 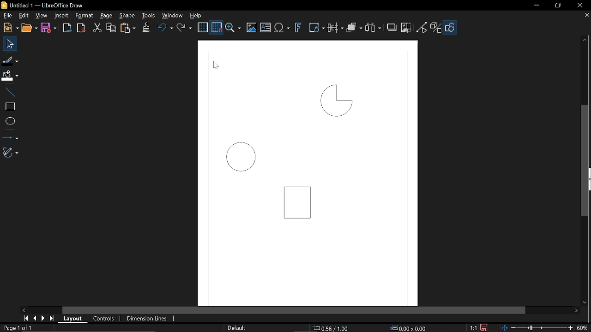 What do you see at coordinates (577, 6) in the screenshot?
I see `Close window` at bounding box center [577, 6].